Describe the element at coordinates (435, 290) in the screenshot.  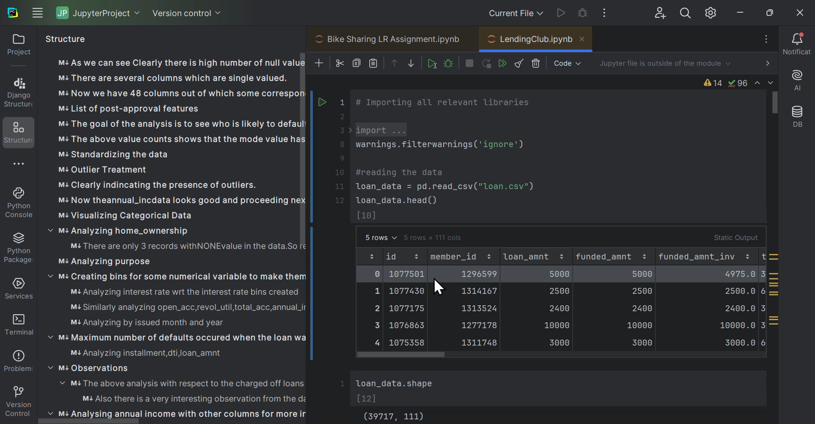
I see `Cursor` at that location.